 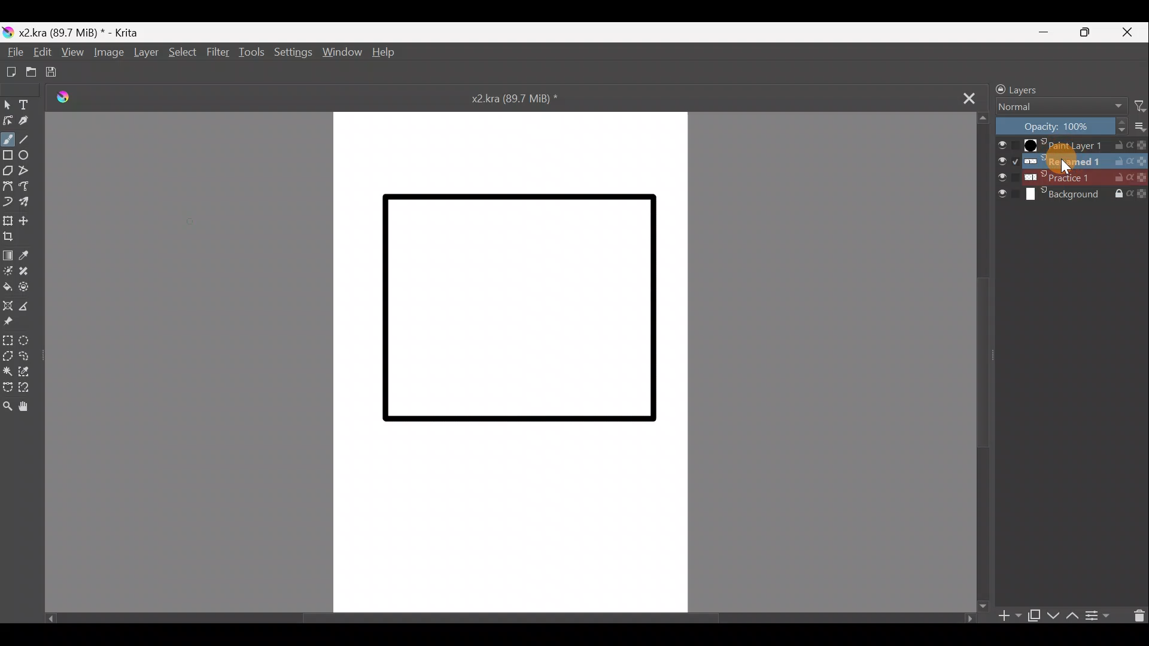 What do you see at coordinates (518, 97) in the screenshot?
I see `x2.kra (89.7 MiB) *` at bounding box center [518, 97].